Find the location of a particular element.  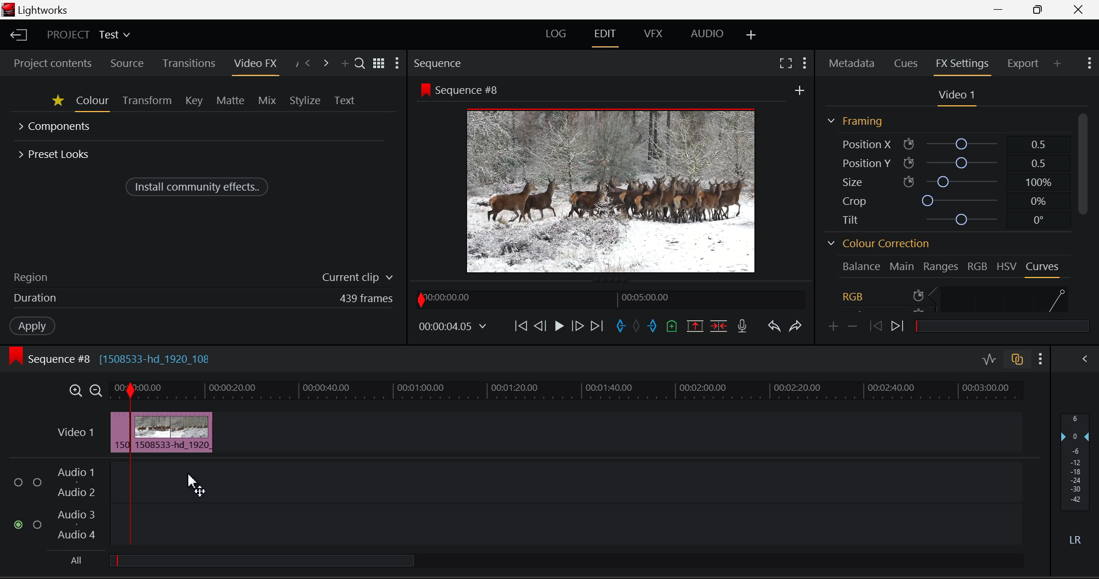

Favorites is located at coordinates (57, 102).